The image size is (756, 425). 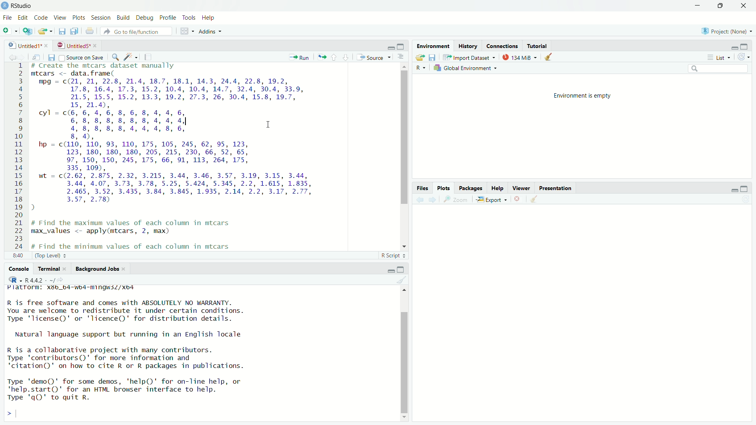 What do you see at coordinates (147, 57) in the screenshot?
I see `notes` at bounding box center [147, 57].